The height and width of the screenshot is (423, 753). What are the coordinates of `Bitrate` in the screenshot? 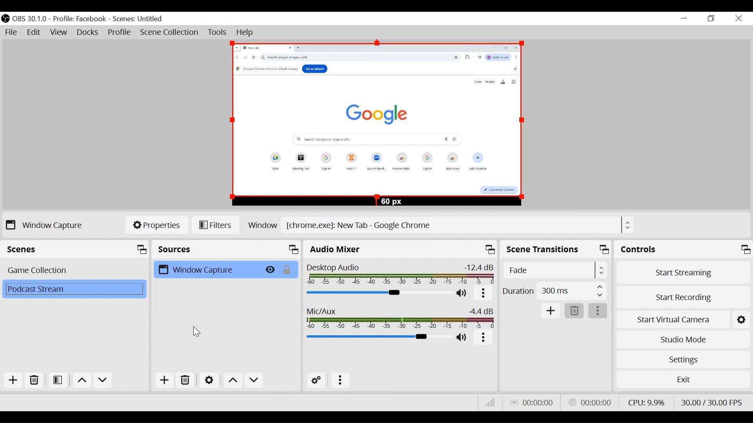 It's located at (489, 402).